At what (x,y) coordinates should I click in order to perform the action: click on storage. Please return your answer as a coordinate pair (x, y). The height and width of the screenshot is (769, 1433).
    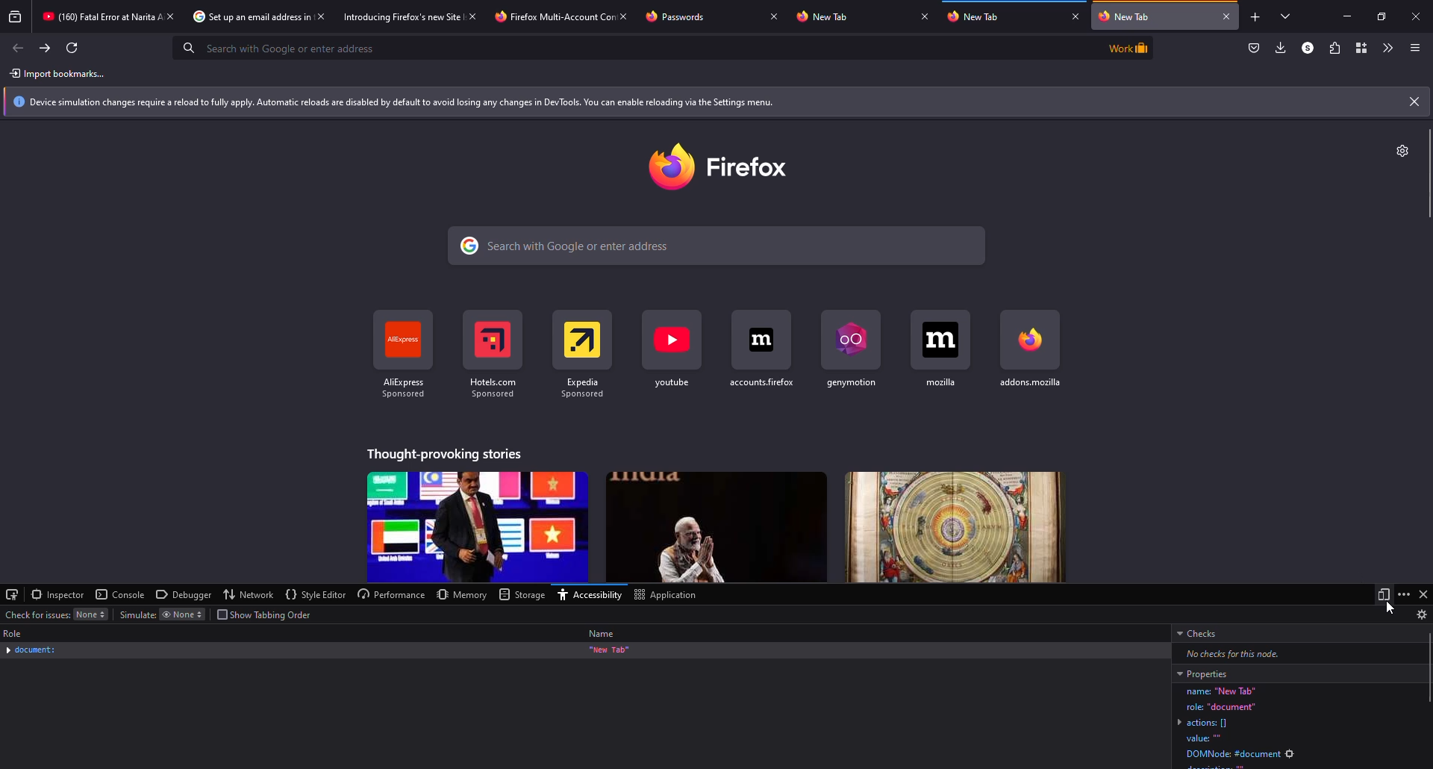
    Looking at the image, I should click on (520, 594).